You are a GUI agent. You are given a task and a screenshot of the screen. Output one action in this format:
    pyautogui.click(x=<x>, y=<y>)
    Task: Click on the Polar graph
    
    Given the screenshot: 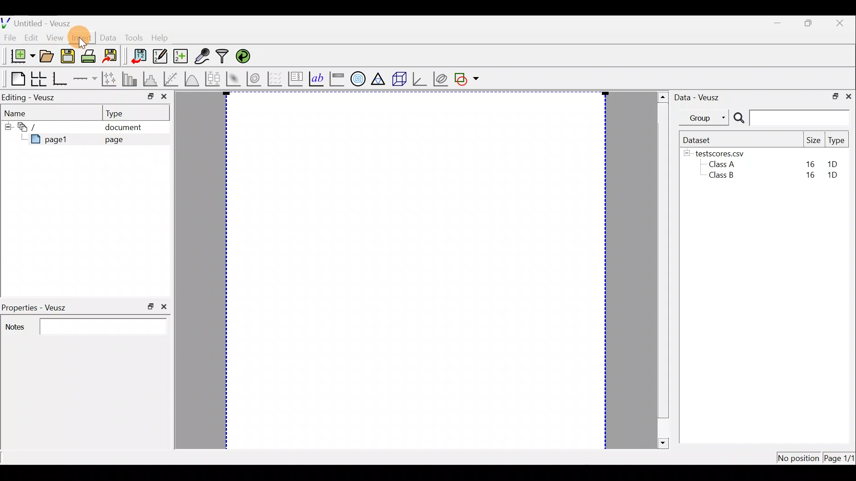 What is the action you would take?
    pyautogui.click(x=358, y=79)
    